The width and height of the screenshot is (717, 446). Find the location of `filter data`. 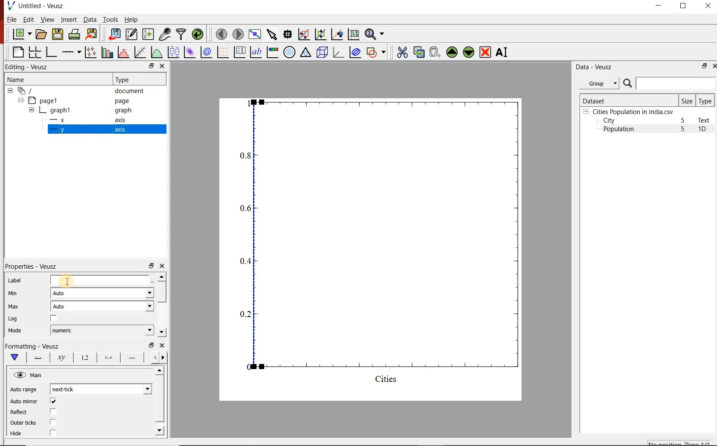

filter data is located at coordinates (181, 35).